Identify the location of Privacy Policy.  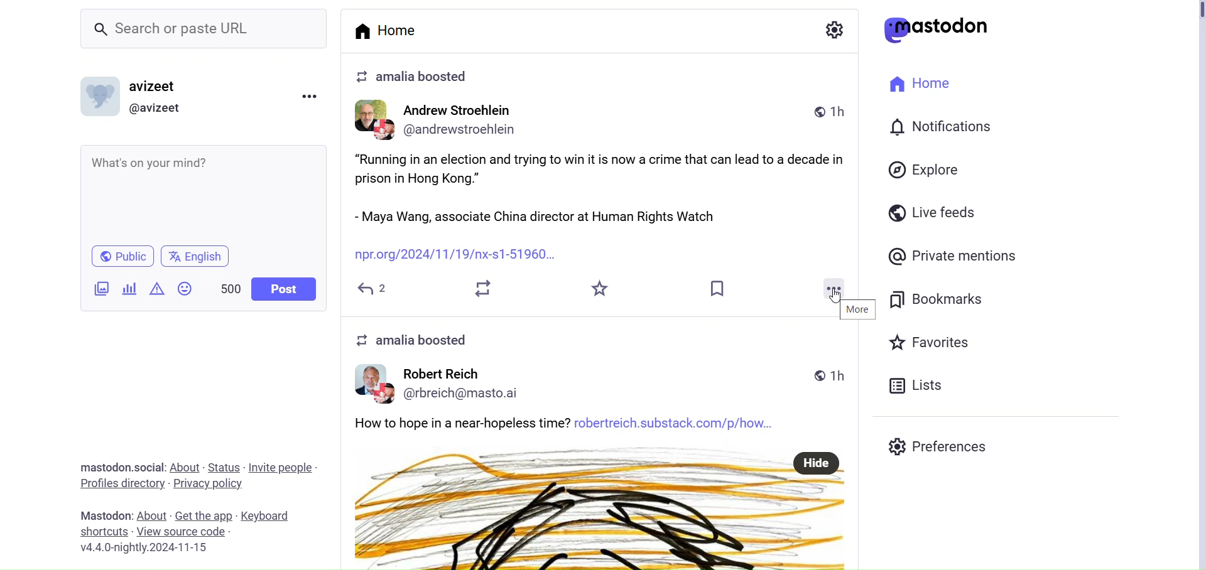
(210, 482).